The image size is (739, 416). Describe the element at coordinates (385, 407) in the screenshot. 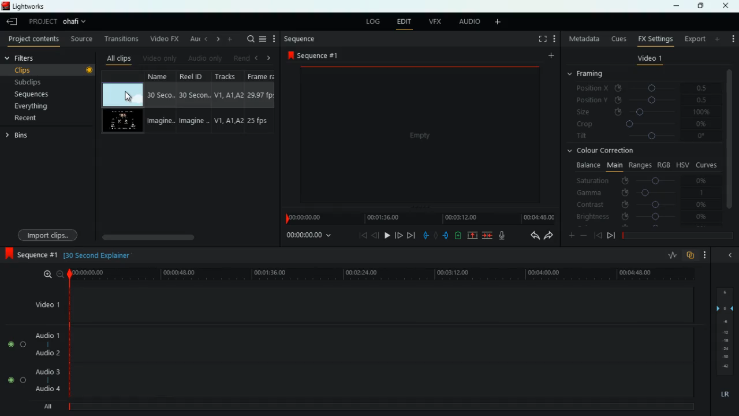

I see `timeline` at that location.